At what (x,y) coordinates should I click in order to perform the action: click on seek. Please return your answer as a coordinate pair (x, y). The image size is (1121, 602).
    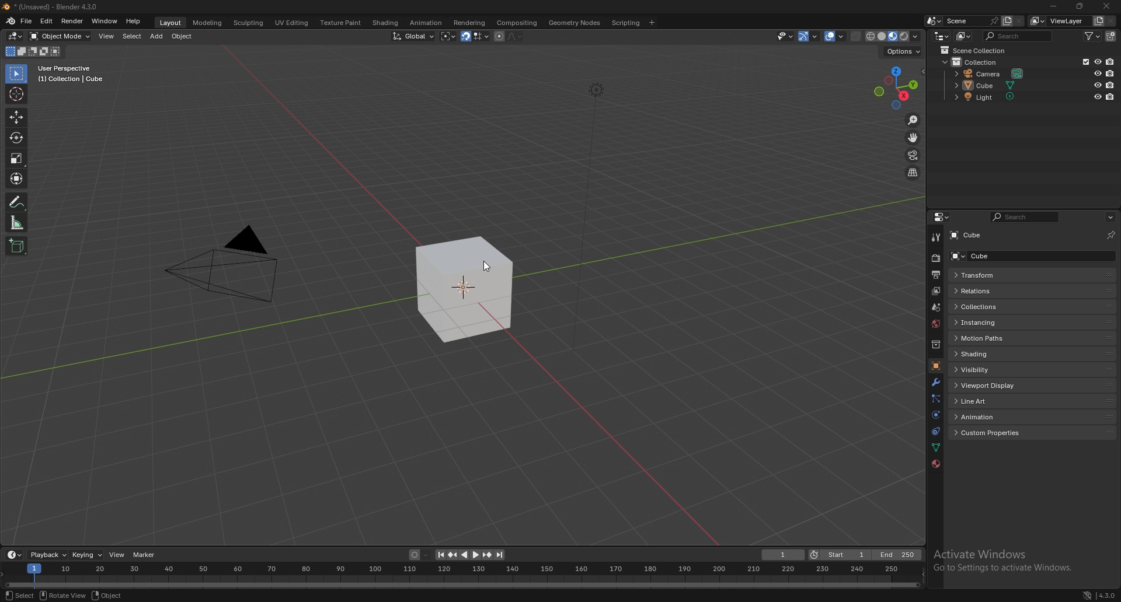
    Looking at the image, I should click on (462, 575).